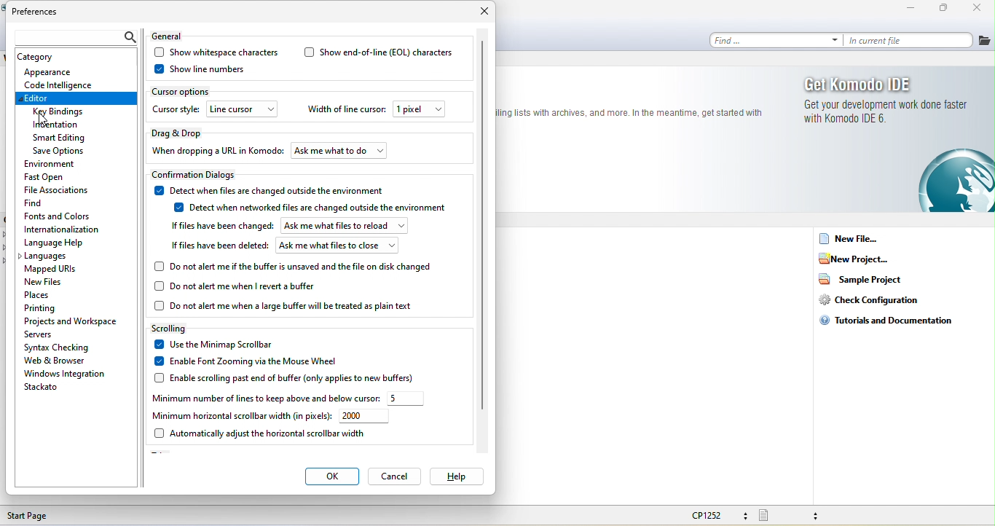  What do you see at coordinates (58, 125) in the screenshot?
I see `indentation` at bounding box center [58, 125].